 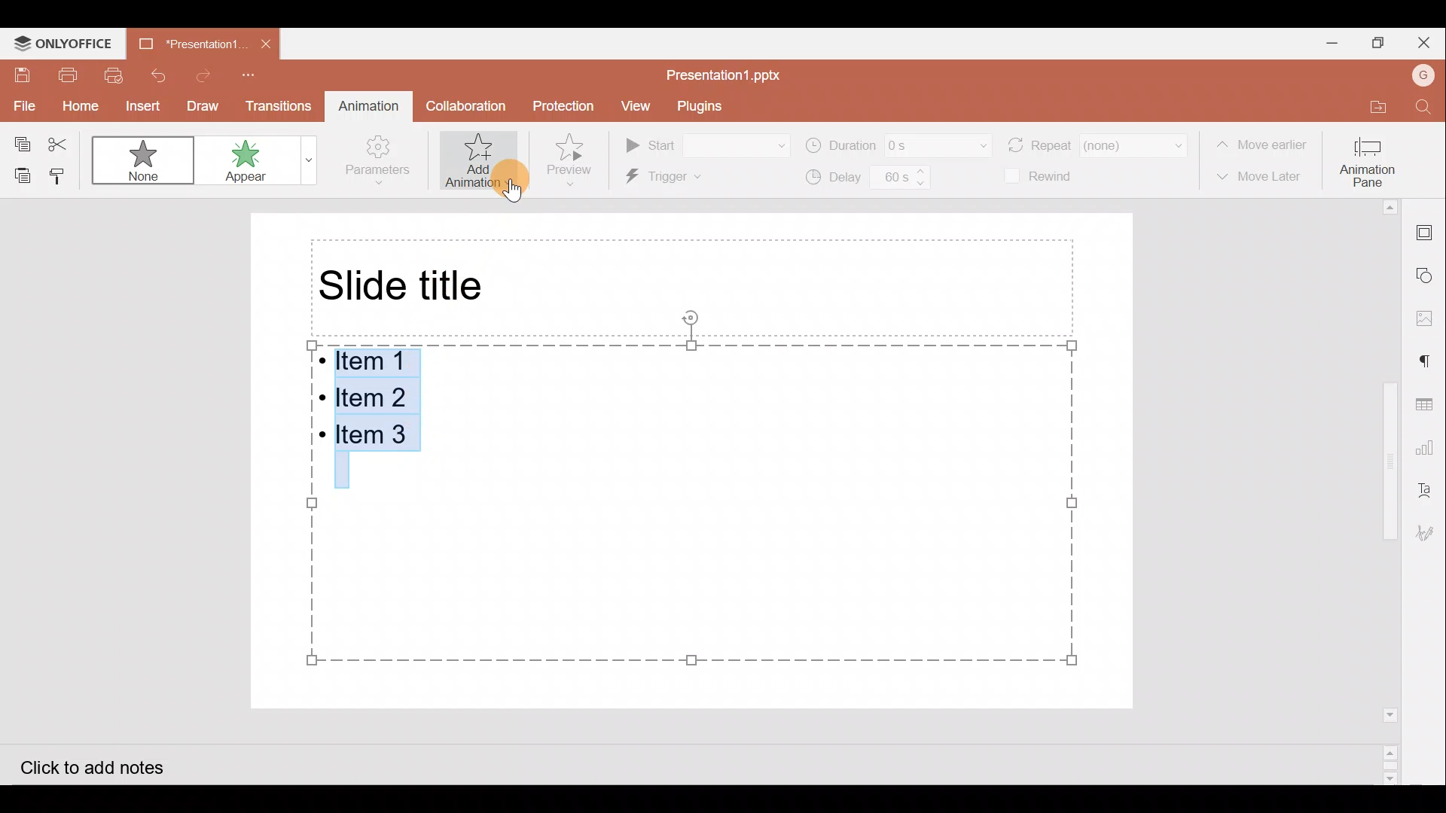 I want to click on Redo, so click(x=203, y=75).